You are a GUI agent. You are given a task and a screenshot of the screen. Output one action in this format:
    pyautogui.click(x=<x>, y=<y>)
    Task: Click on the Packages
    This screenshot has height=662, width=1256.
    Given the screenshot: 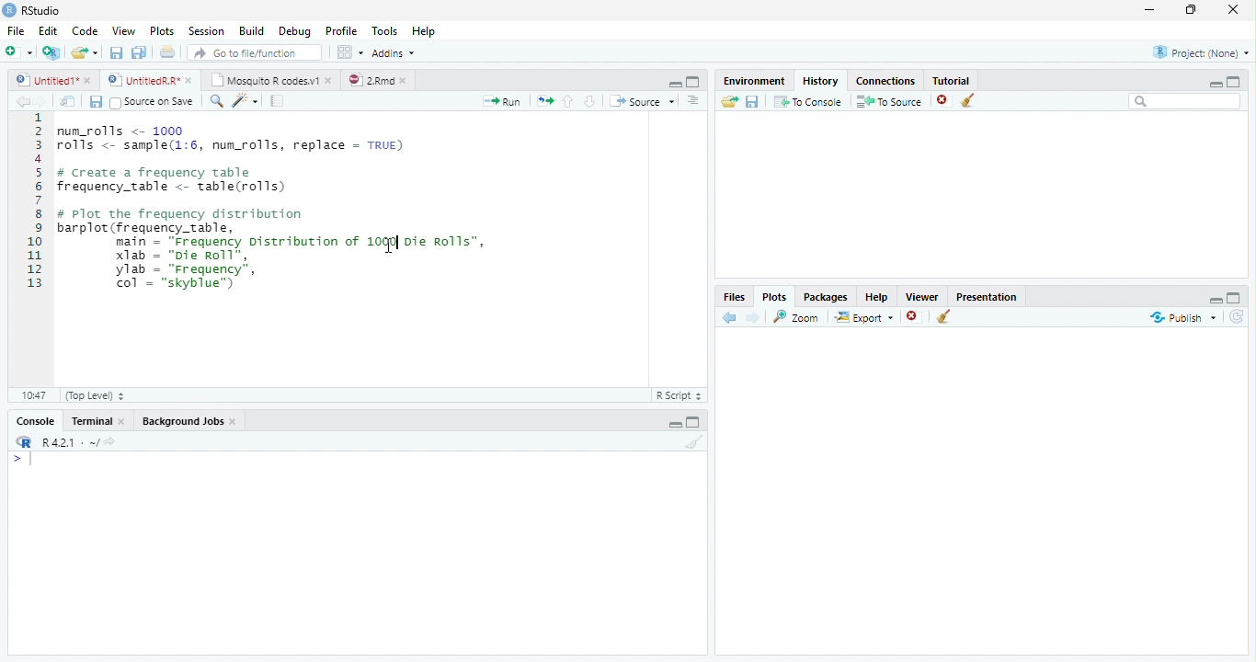 What is the action you would take?
    pyautogui.click(x=827, y=296)
    